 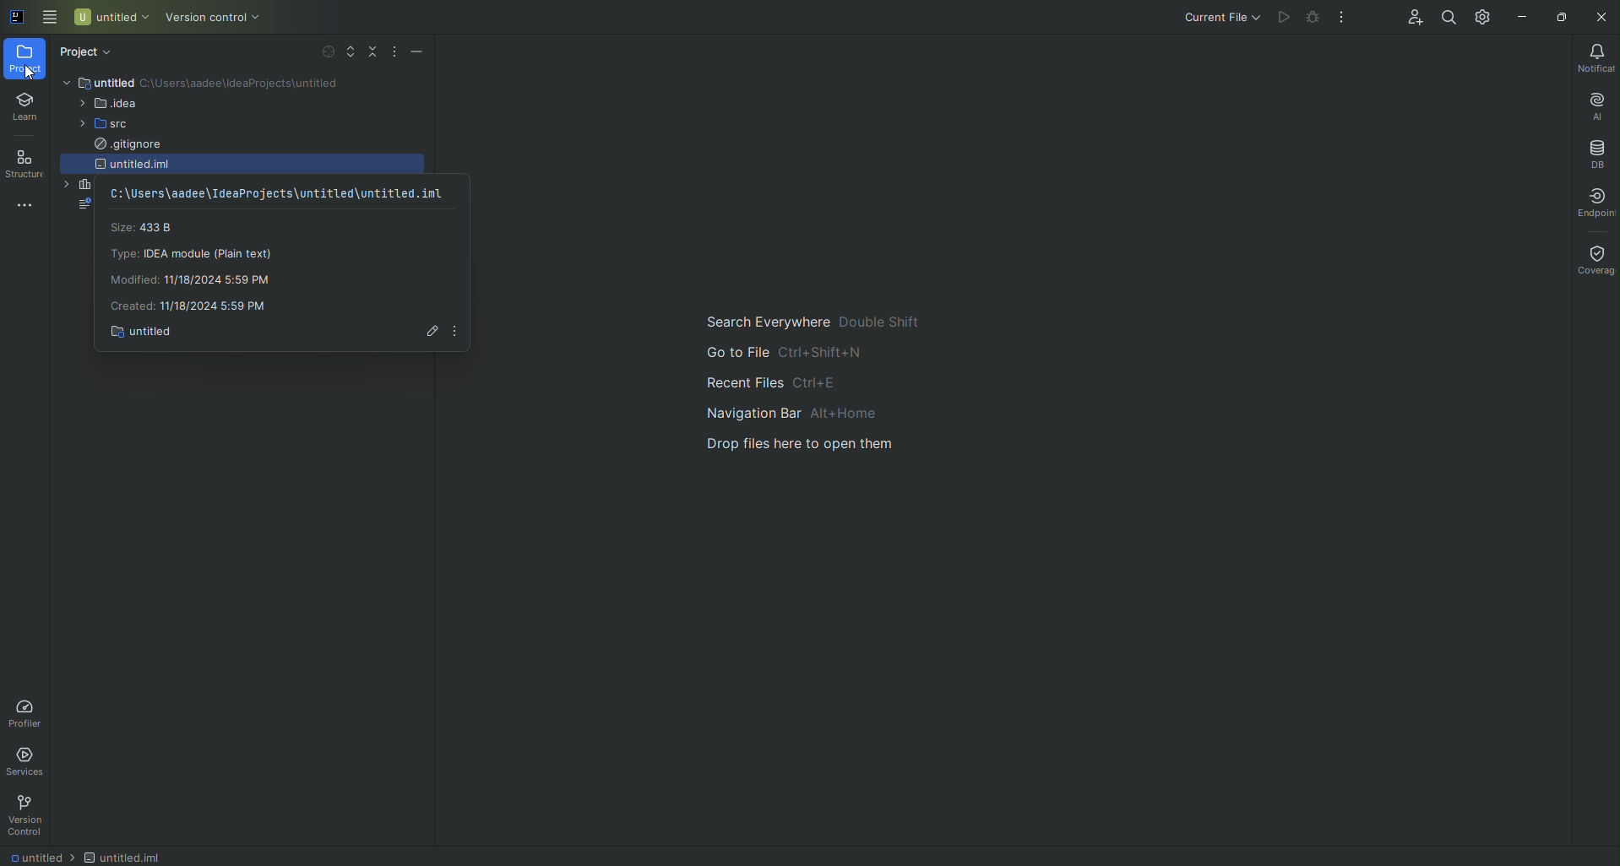 What do you see at coordinates (19, 204) in the screenshot?
I see `More Tools` at bounding box center [19, 204].